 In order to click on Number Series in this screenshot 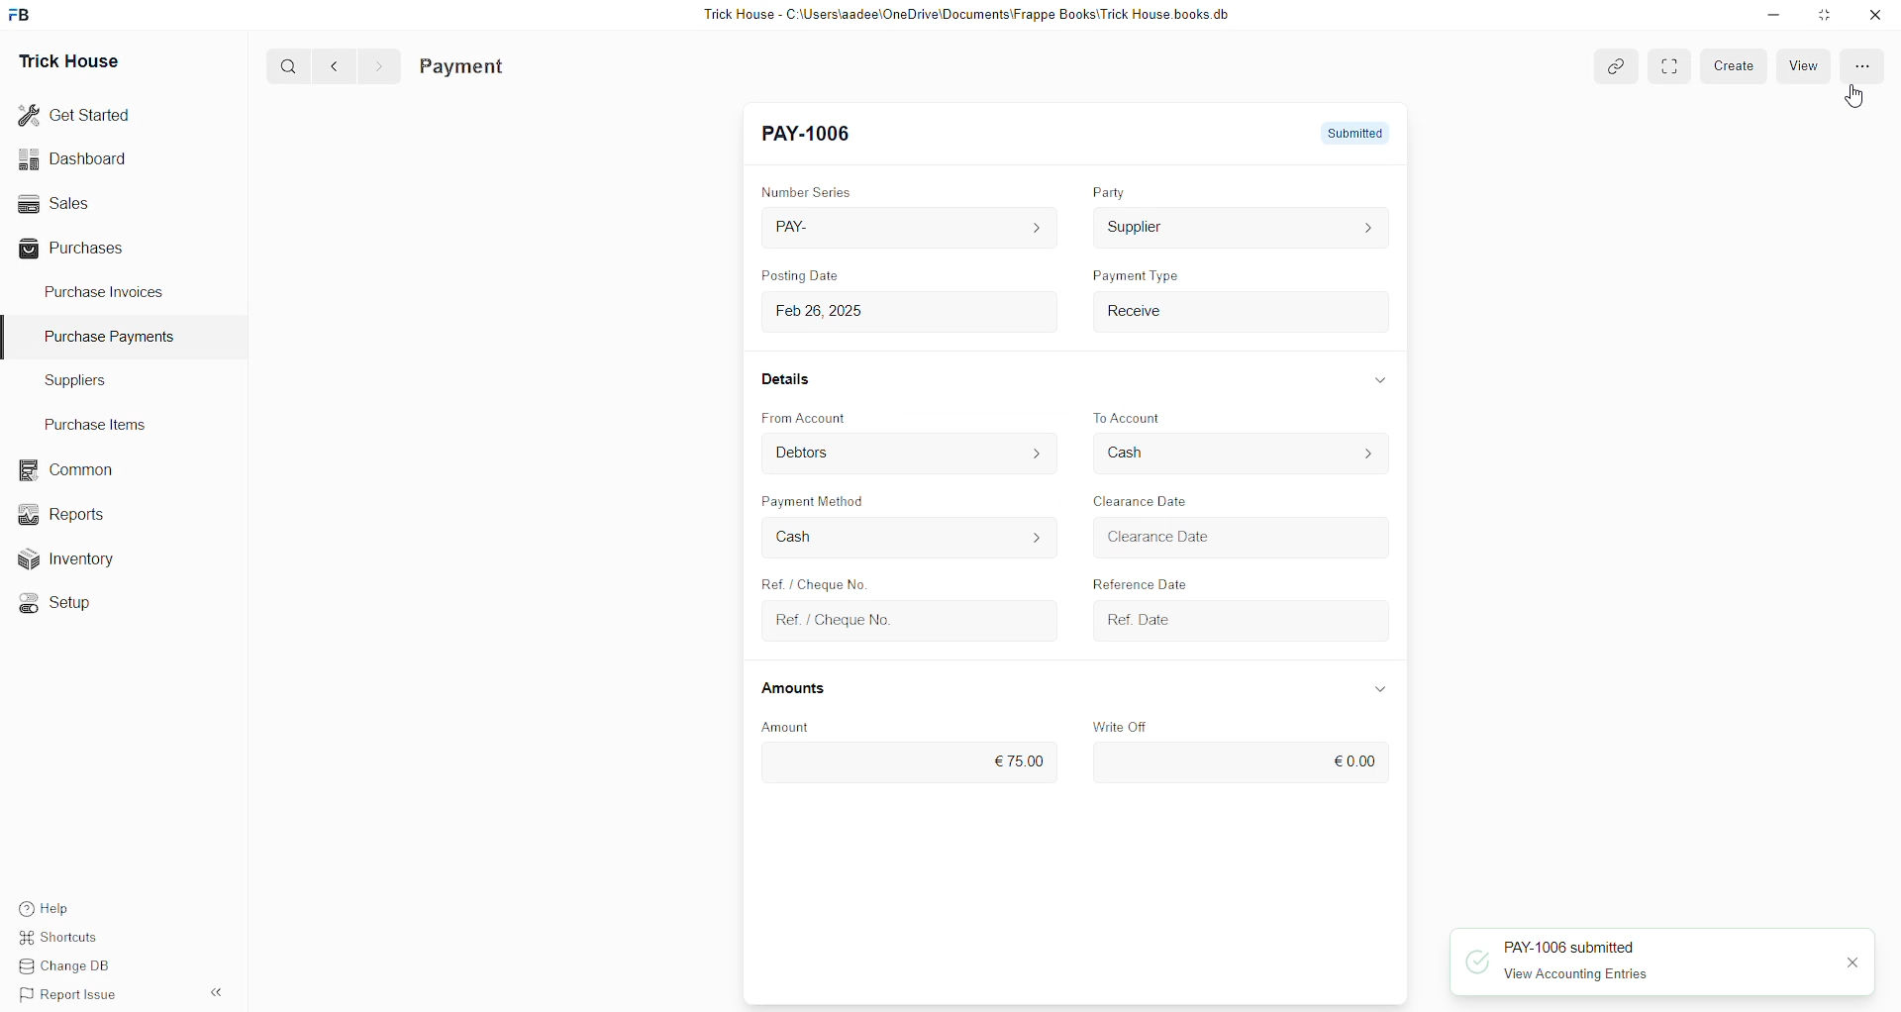, I will do `click(806, 189)`.